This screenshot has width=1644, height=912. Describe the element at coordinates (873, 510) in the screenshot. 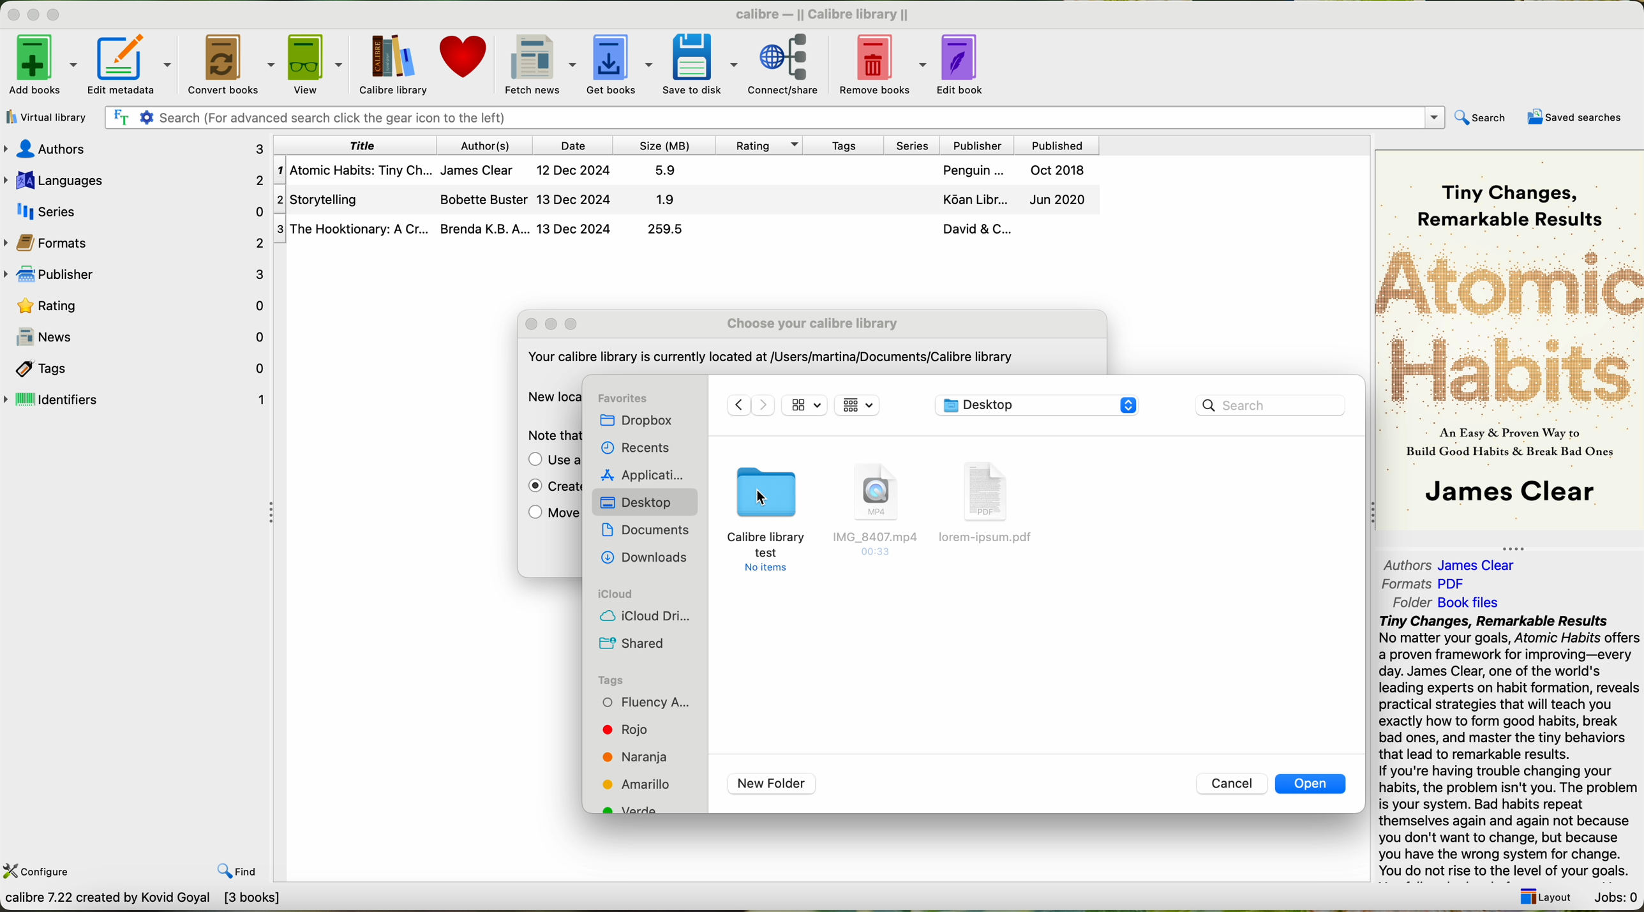

I see `file` at that location.